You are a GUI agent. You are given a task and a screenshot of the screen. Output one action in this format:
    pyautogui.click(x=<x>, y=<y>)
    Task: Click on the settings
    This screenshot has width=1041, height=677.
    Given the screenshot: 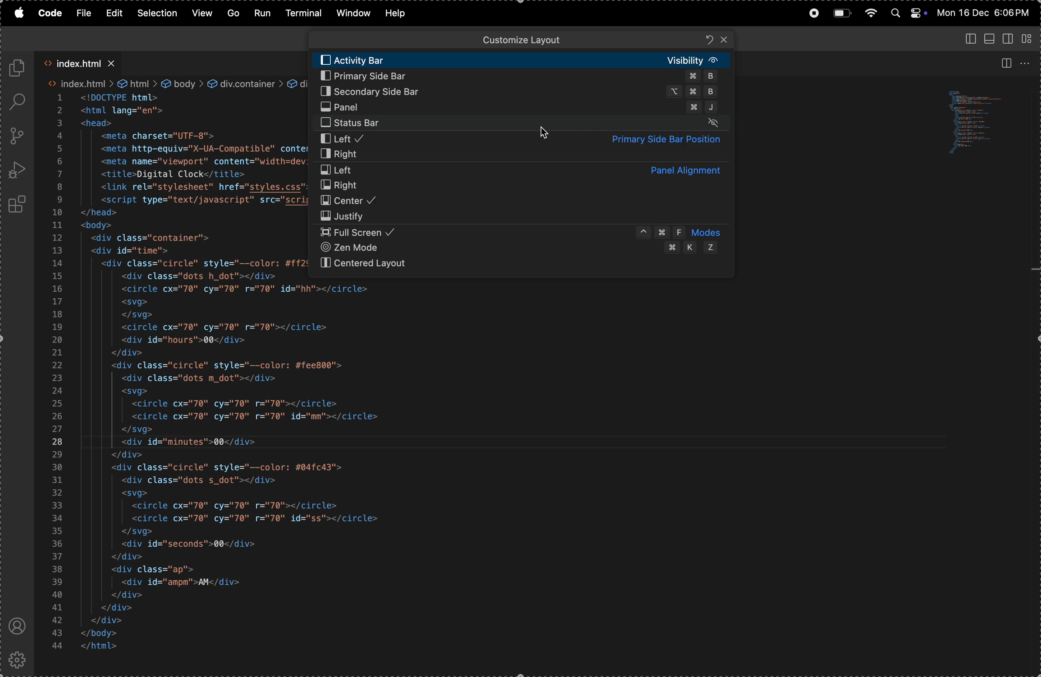 What is the action you would take?
    pyautogui.click(x=20, y=658)
    